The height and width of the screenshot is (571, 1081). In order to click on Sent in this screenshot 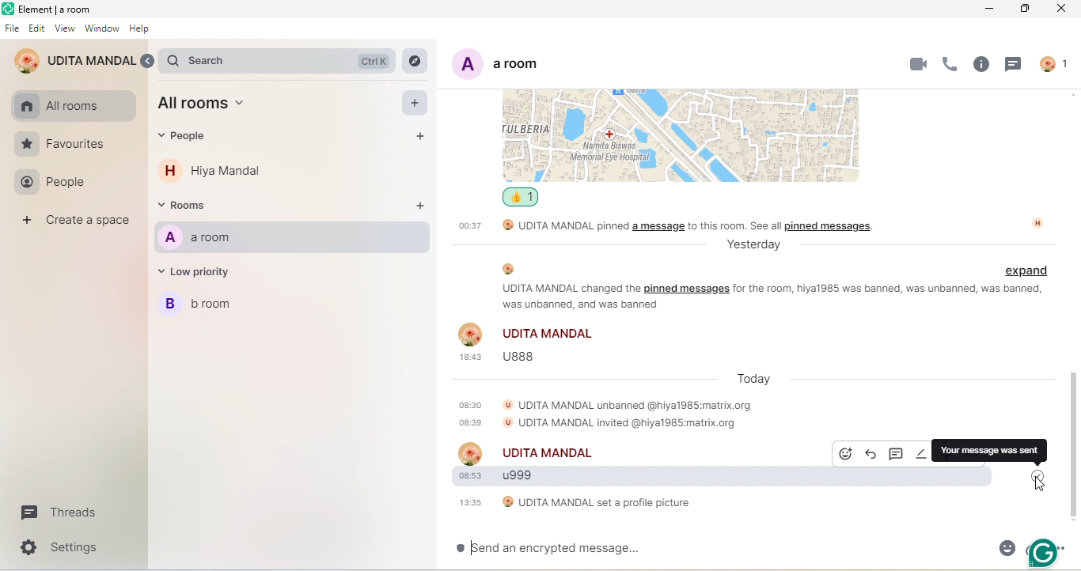, I will do `click(1039, 474)`.